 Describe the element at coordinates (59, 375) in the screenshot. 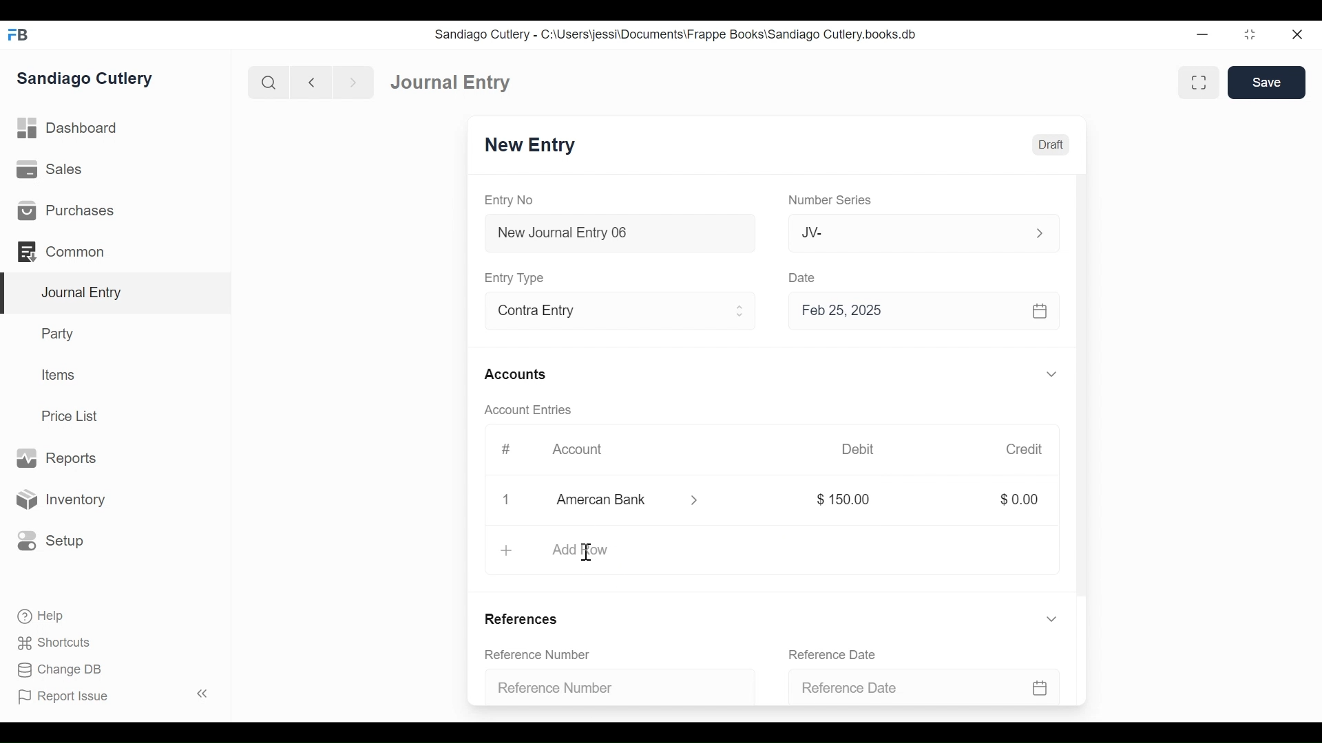

I see `Items` at that location.